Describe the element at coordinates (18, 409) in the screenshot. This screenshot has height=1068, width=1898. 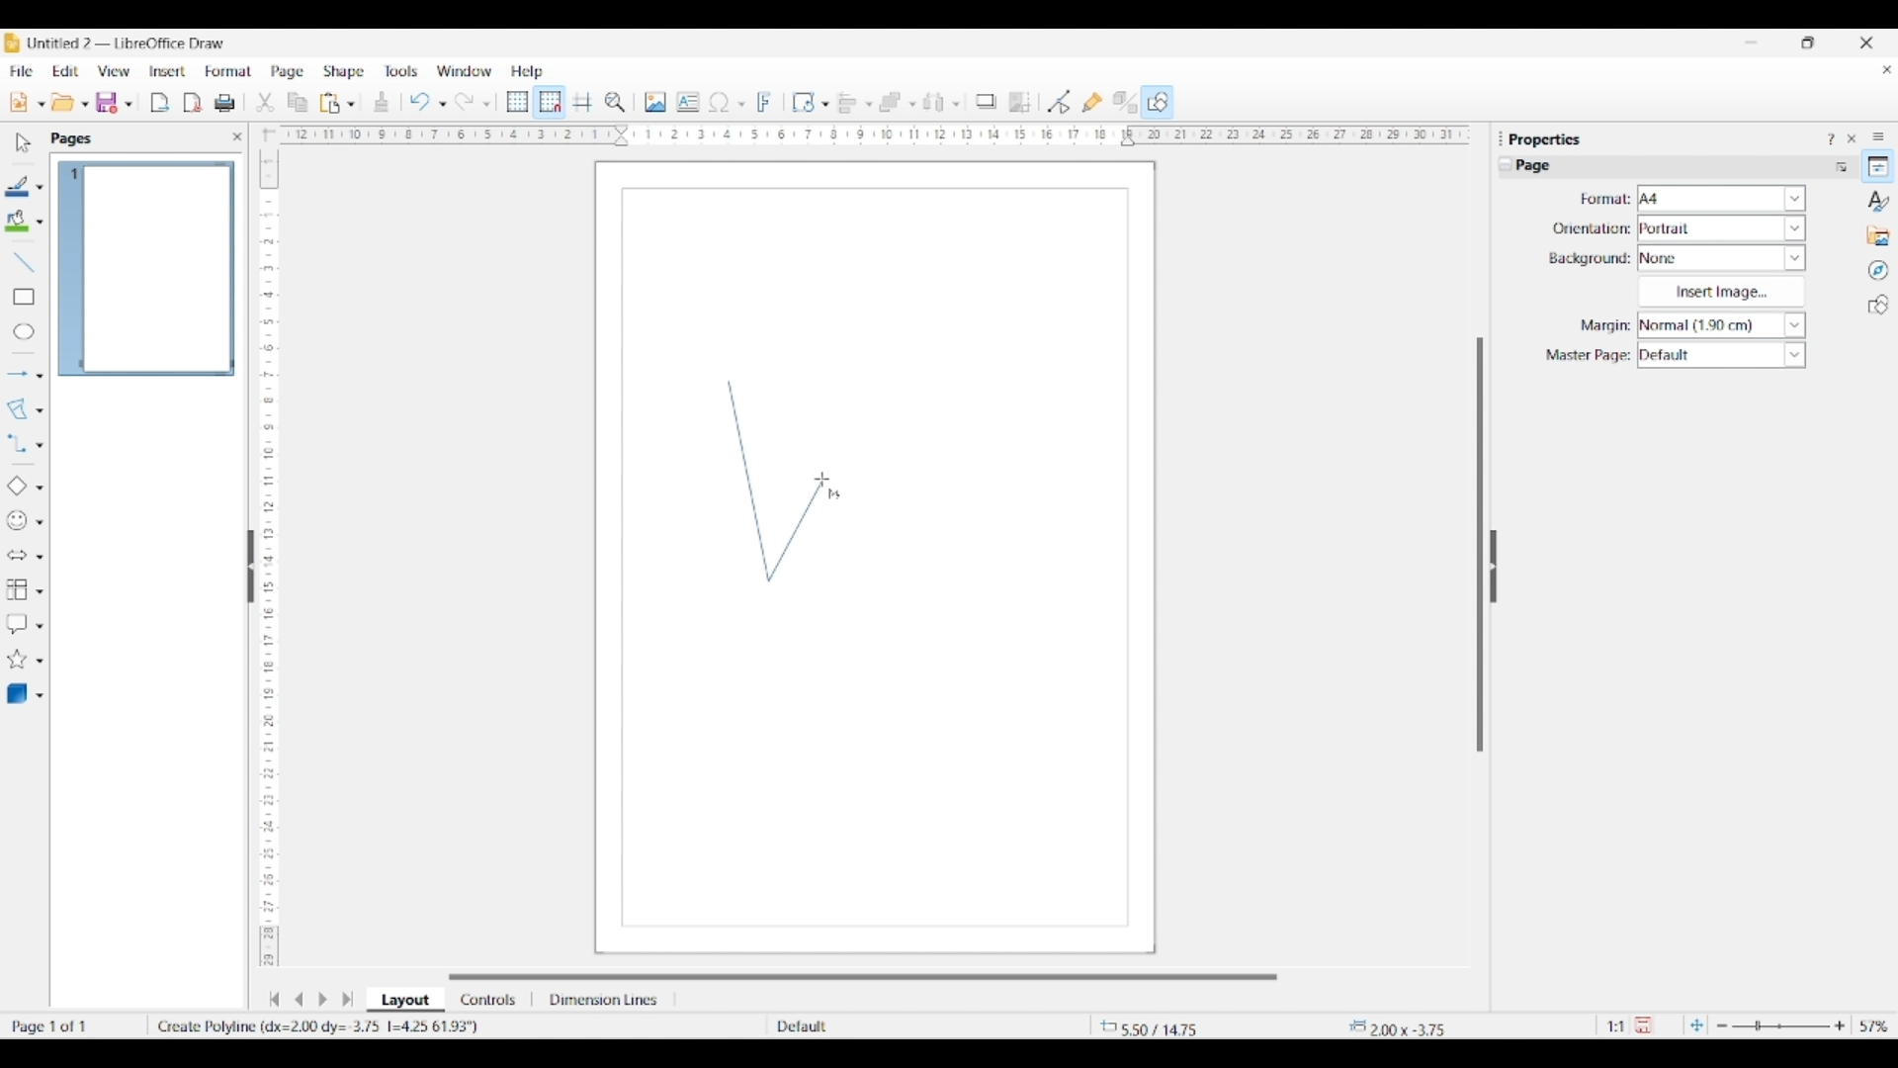
I see `Selected polygon` at that location.